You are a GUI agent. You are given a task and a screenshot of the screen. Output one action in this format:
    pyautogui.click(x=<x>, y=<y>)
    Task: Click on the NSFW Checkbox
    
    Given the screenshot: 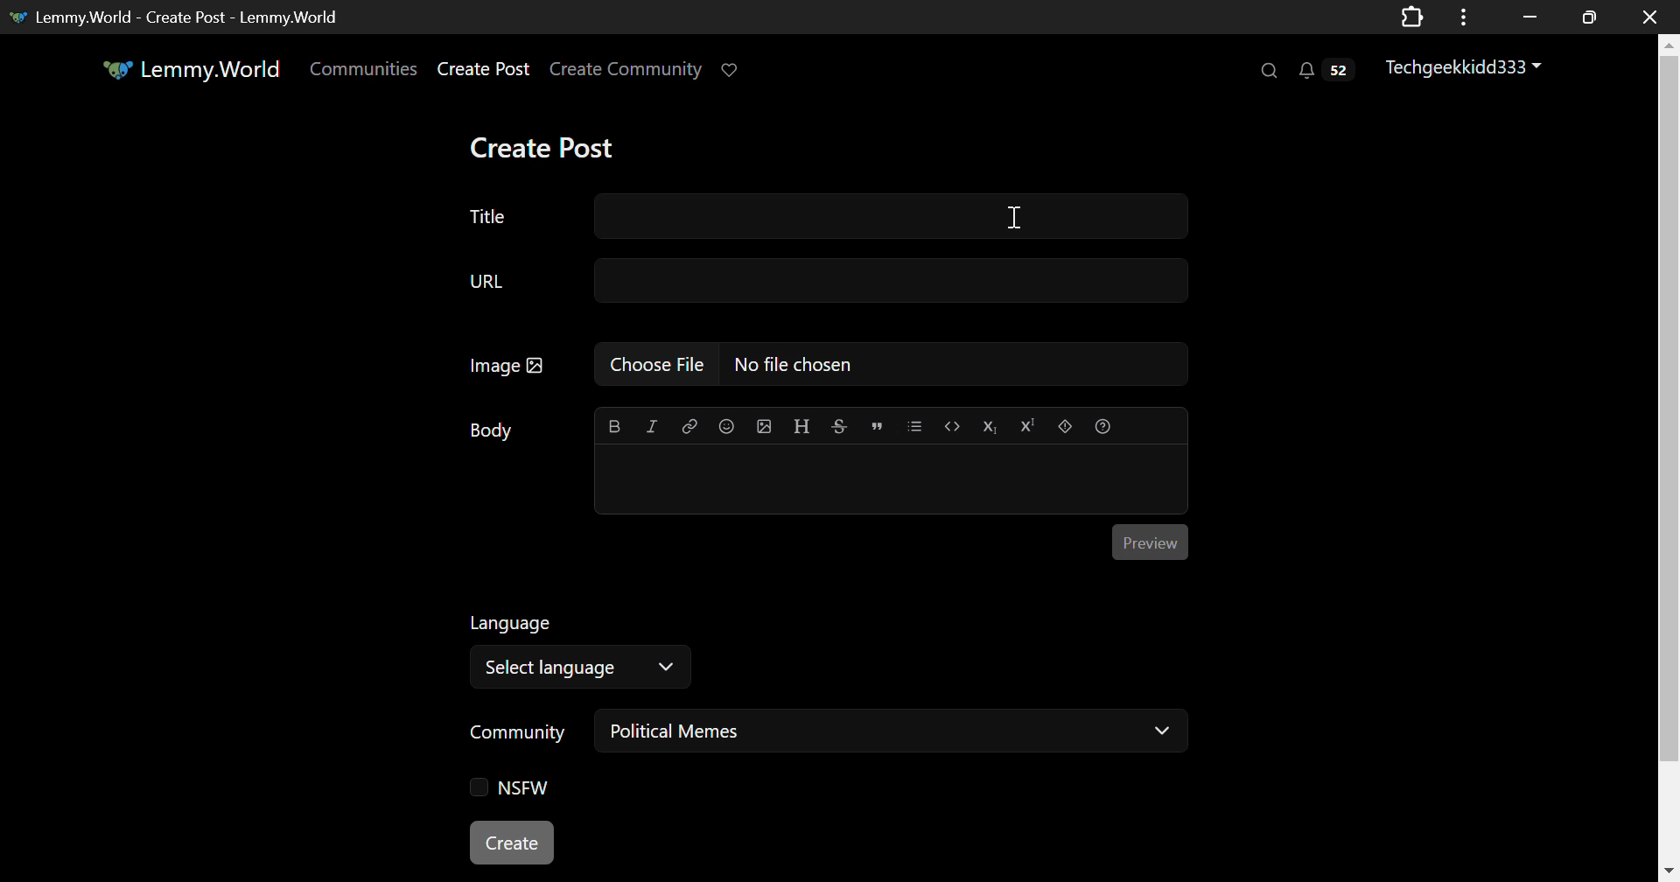 What is the action you would take?
    pyautogui.click(x=504, y=788)
    